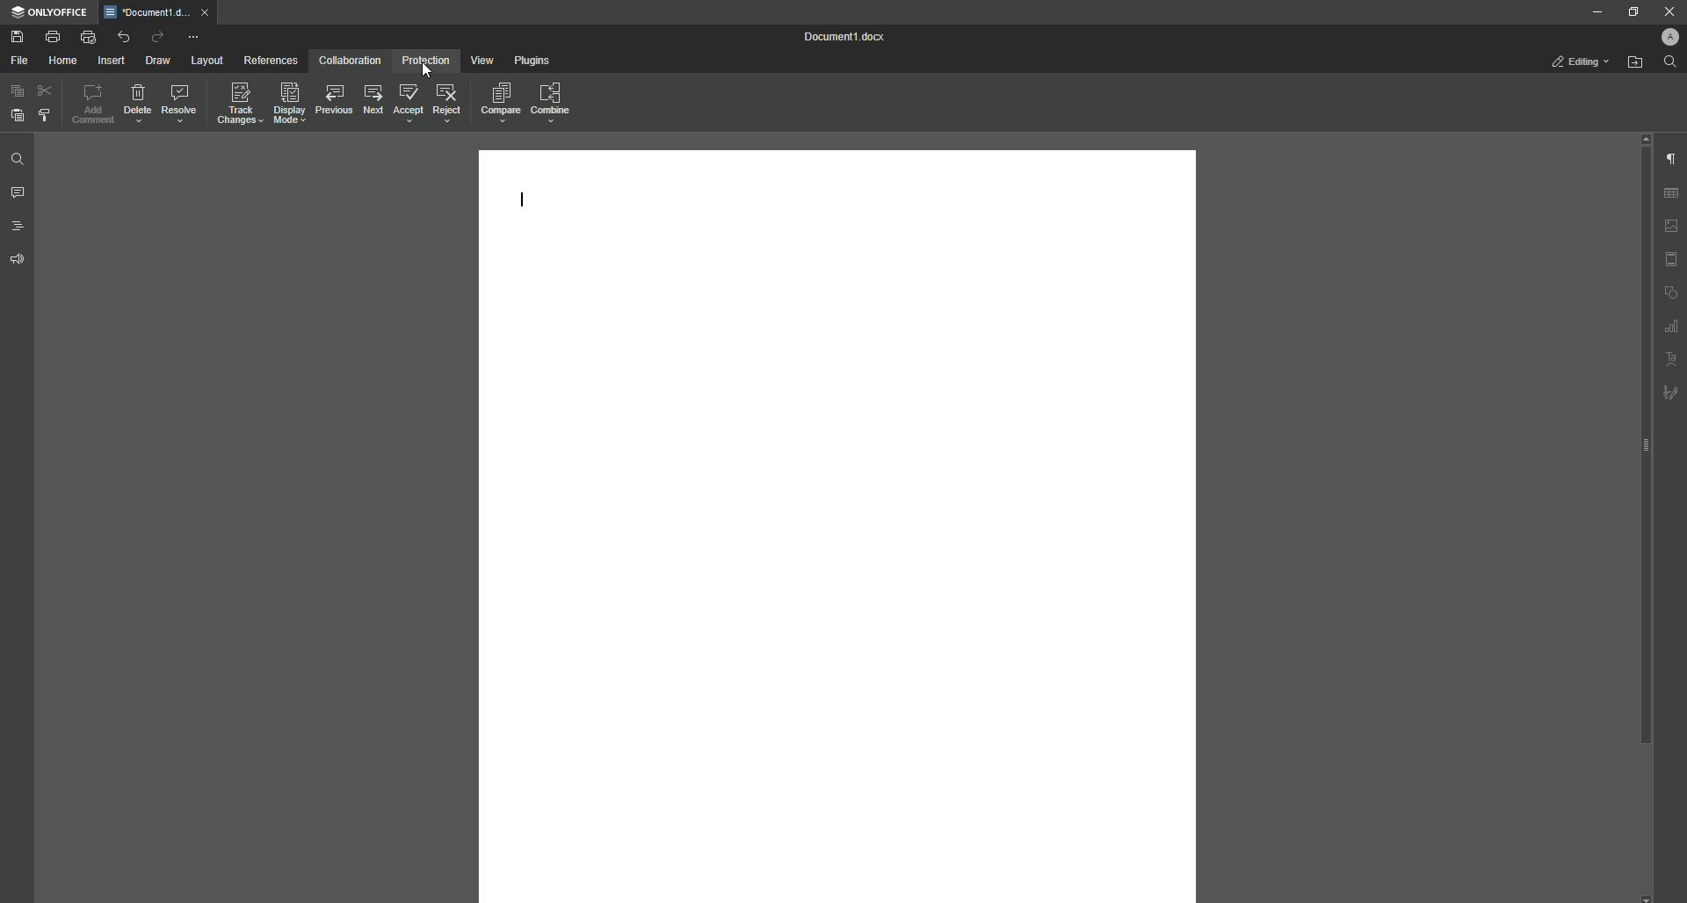  I want to click on Collaboration, so click(348, 61).